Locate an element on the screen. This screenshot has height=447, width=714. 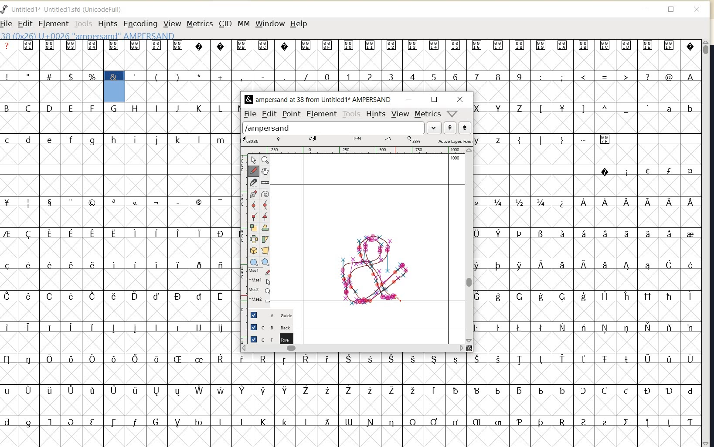
TOOLS is located at coordinates (352, 114).